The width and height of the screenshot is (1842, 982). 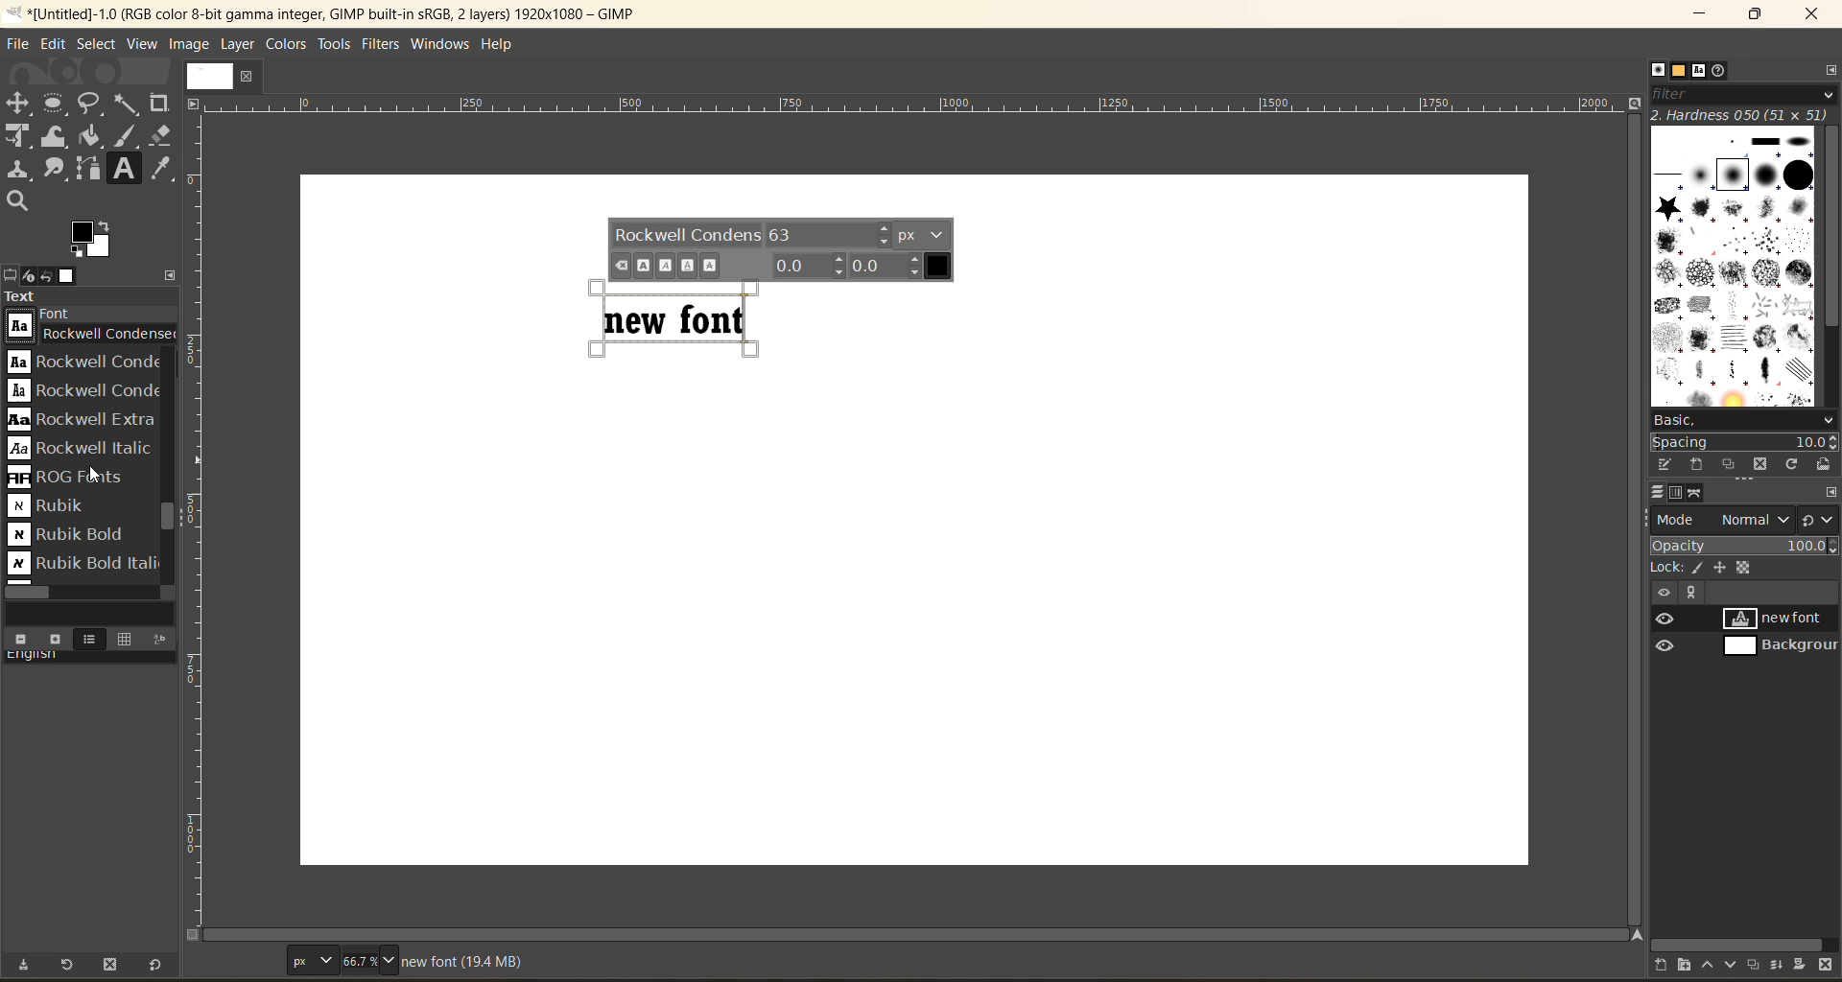 I want to click on file name and app title, so click(x=364, y=17).